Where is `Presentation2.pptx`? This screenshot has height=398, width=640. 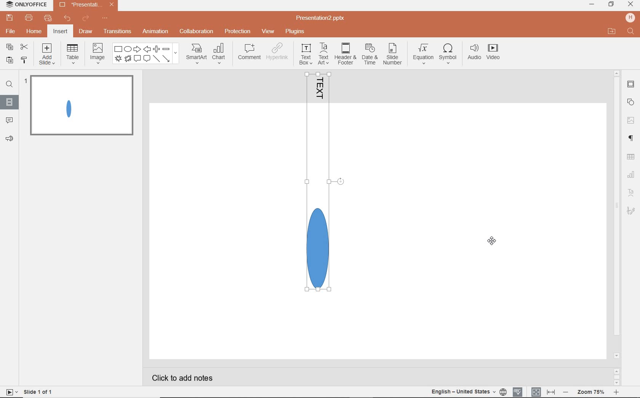
Presentation2.pptx is located at coordinates (321, 18).